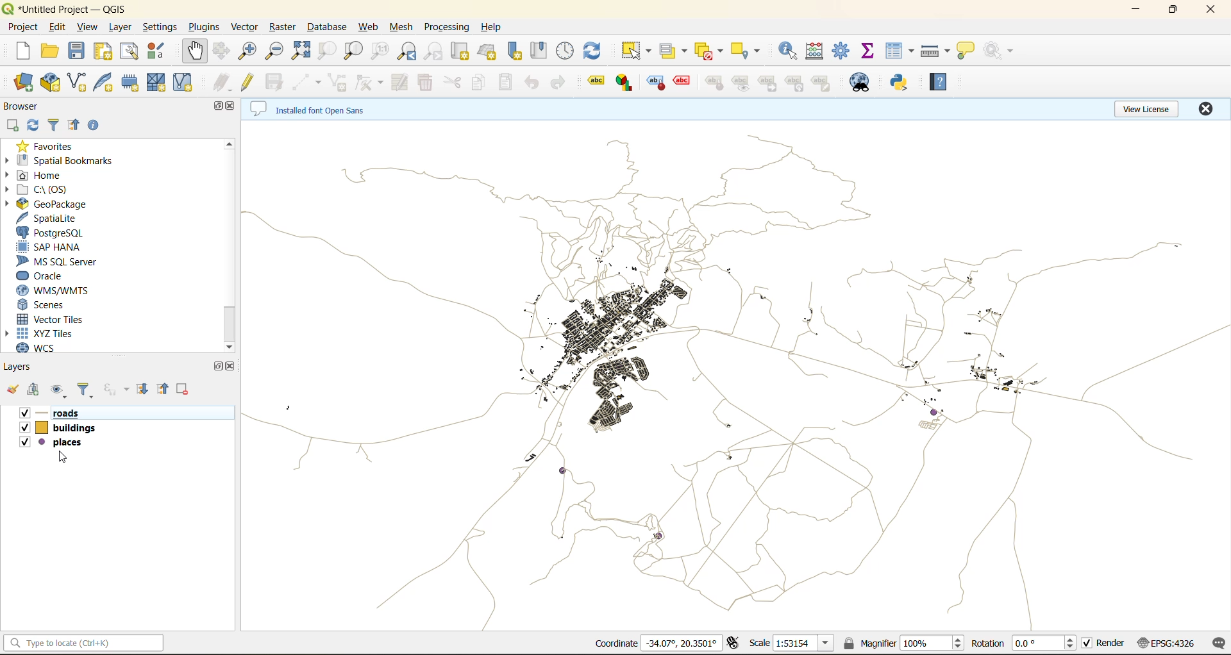 The width and height of the screenshot is (1231, 655). Describe the element at coordinates (843, 52) in the screenshot. I see `toolbox` at that location.